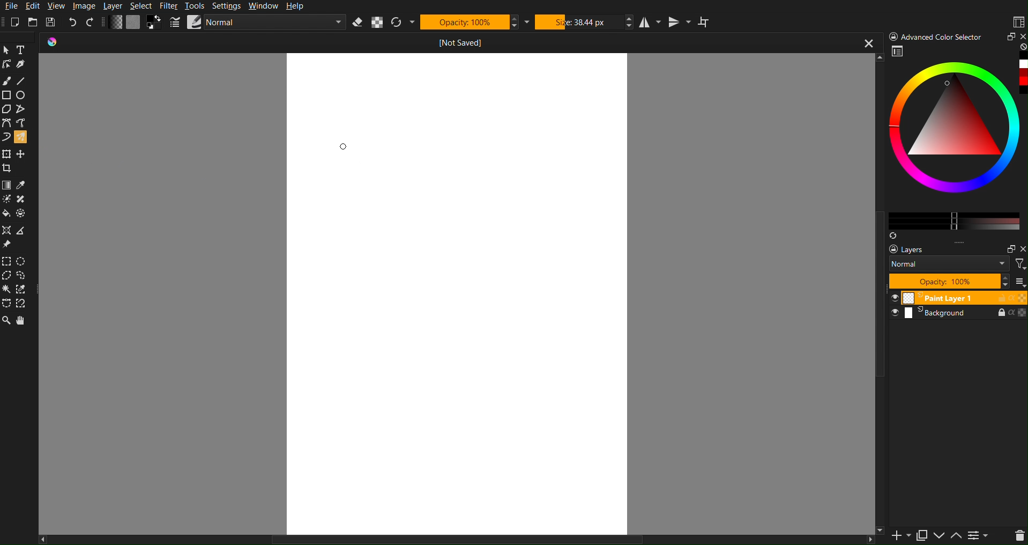 The height and width of the screenshot is (545, 1028). Describe the element at coordinates (7, 64) in the screenshot. I see `Linework` at that location.